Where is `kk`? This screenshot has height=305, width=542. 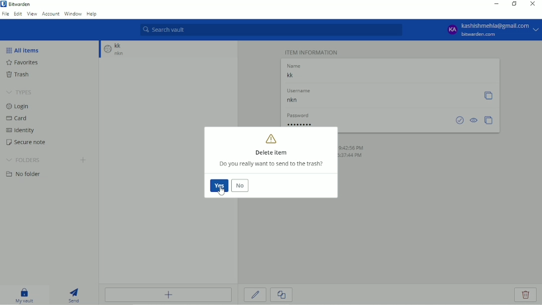 kk is located at coordinates (120, 45).